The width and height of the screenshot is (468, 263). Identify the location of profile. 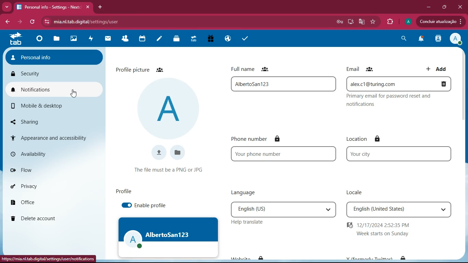
(408, 22).